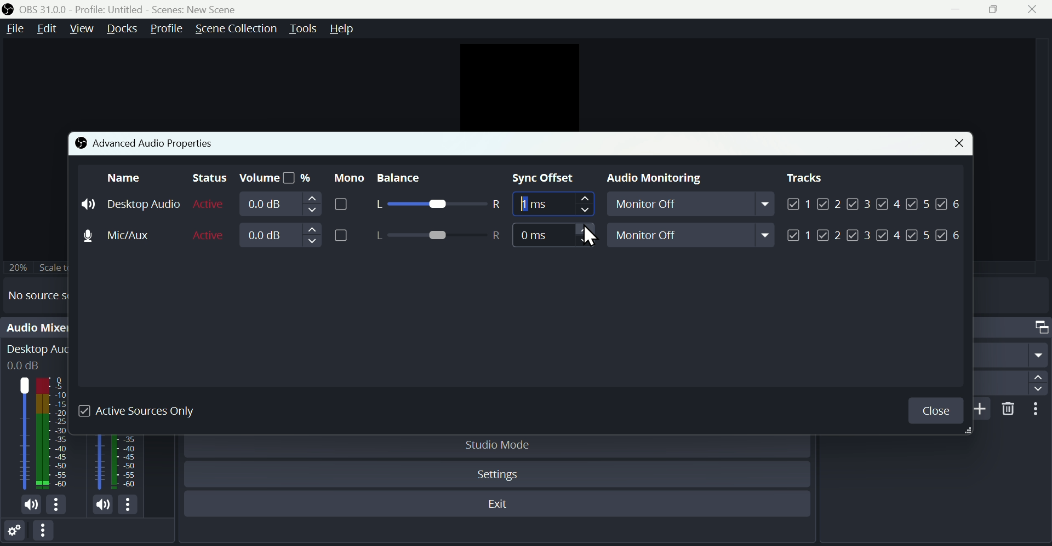 The height and width of the screenshot is (546, 1052). Describe the element at coordinates (921, 202) in the screenshot. I see `(un)check Track 5` at that location.